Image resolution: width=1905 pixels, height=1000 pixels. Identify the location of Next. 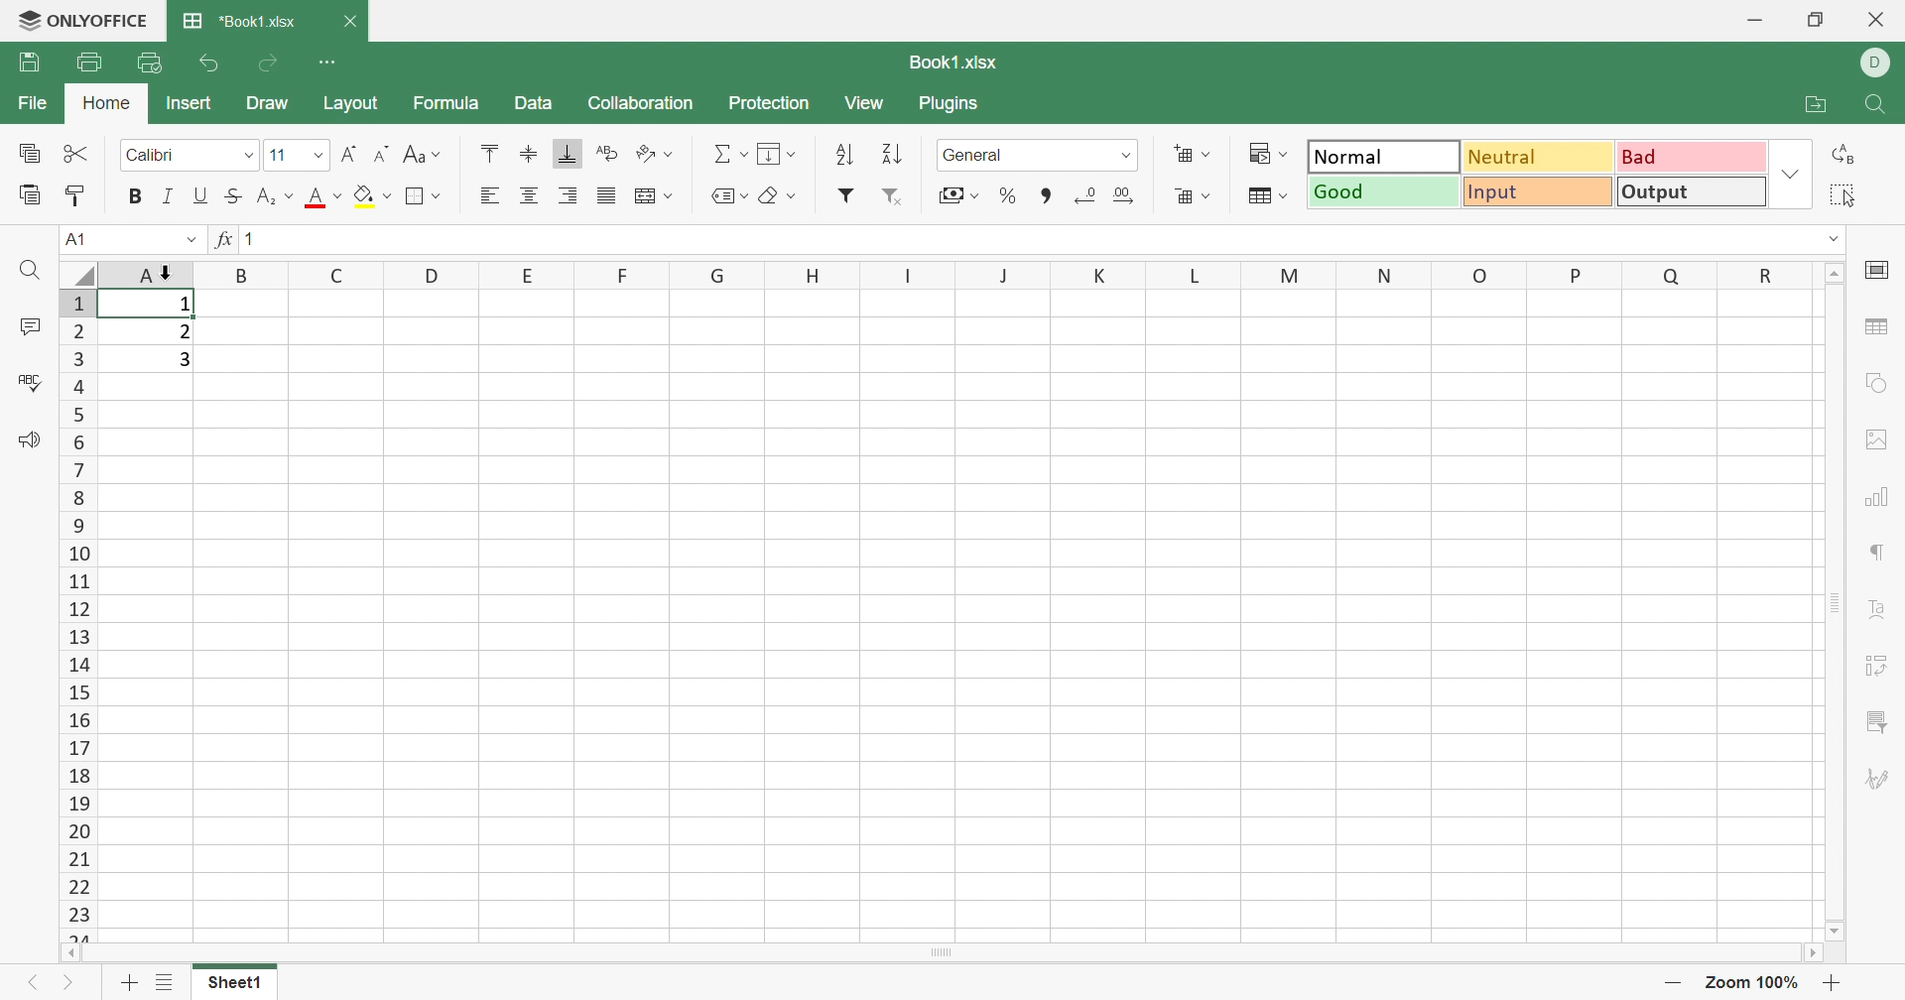
(68, 986).